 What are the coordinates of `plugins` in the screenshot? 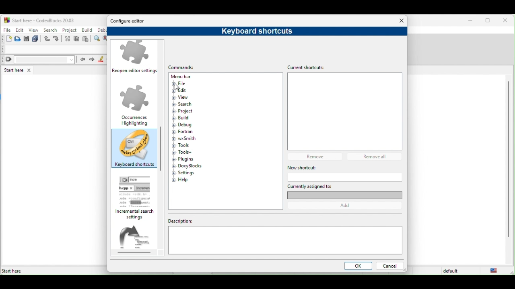 It's located at (183, 159).